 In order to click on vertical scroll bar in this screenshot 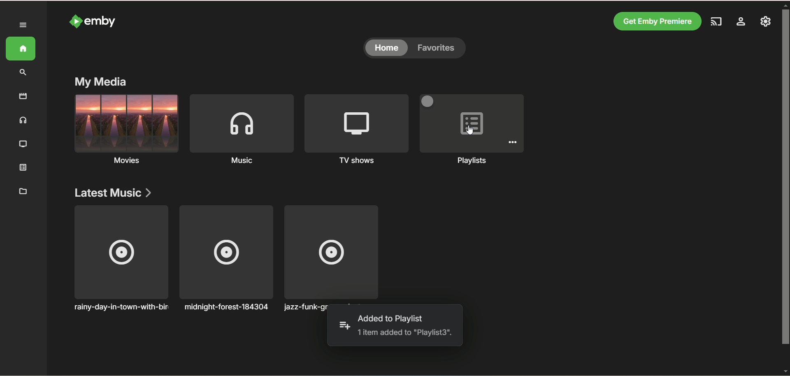, I will do `click(785, 187)`.